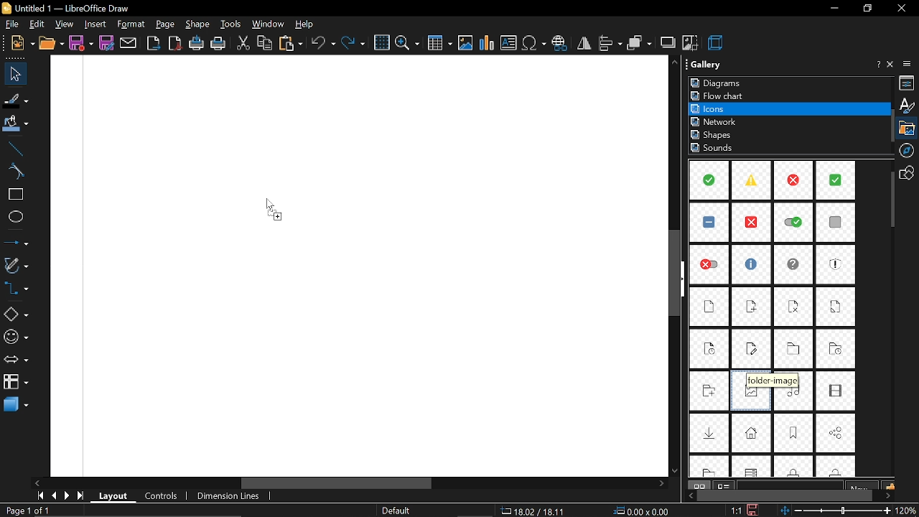 Image resolution: width=919 pixels, height=517 pixels. Describe the element at coordinates (908, 83) in the screenshot. I see `properties` at that location.